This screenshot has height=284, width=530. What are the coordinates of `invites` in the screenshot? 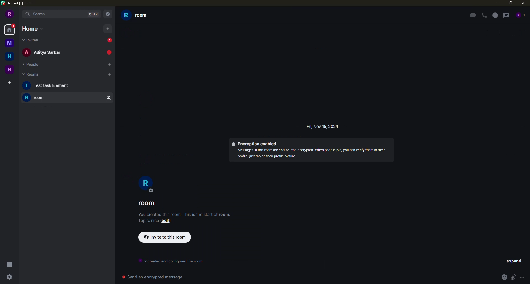 It's located at (30, 41).